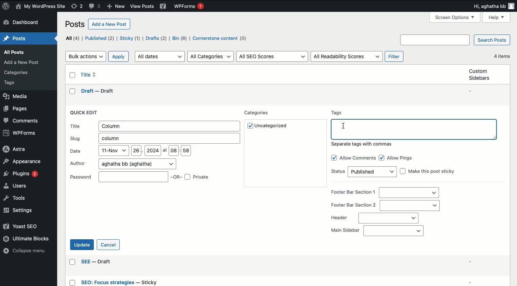 The height and width of the screenshot is (286, 517). What do you see at coordinates (20, 133) in the screenshot?
I see `WPForms` at bounding box center [20, 133].